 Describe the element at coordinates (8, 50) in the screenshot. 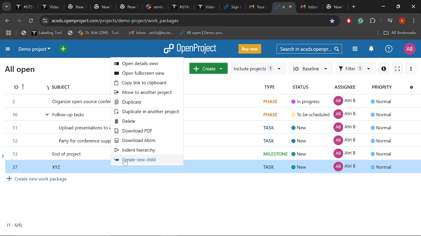

I see `Expand project menu` at that location.